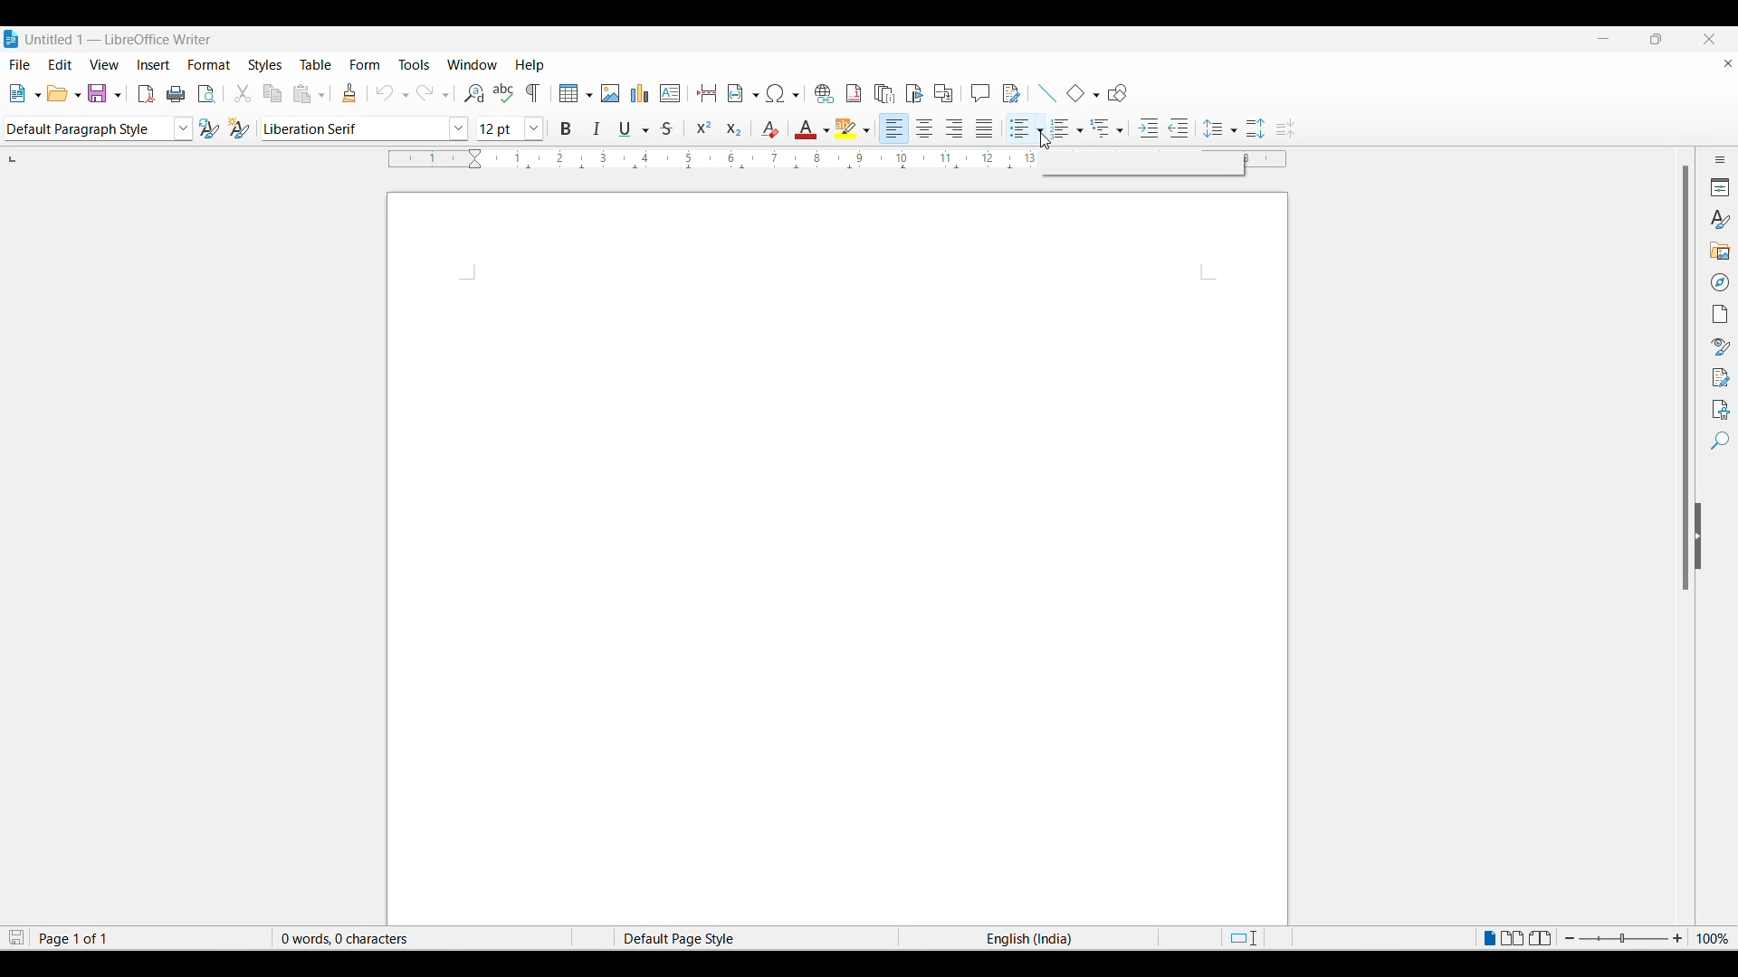 The width and height of the screenshot is (1738, 977). What do you see at coordinates (64, 93) in the screenshot?
I see `open document` at bounding box center [64, 93].